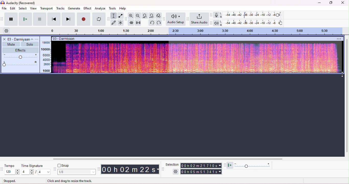  Describe the element at coordinates (70, 181) in the screenshot. I see `Click and drag to resize the track.` at that location.